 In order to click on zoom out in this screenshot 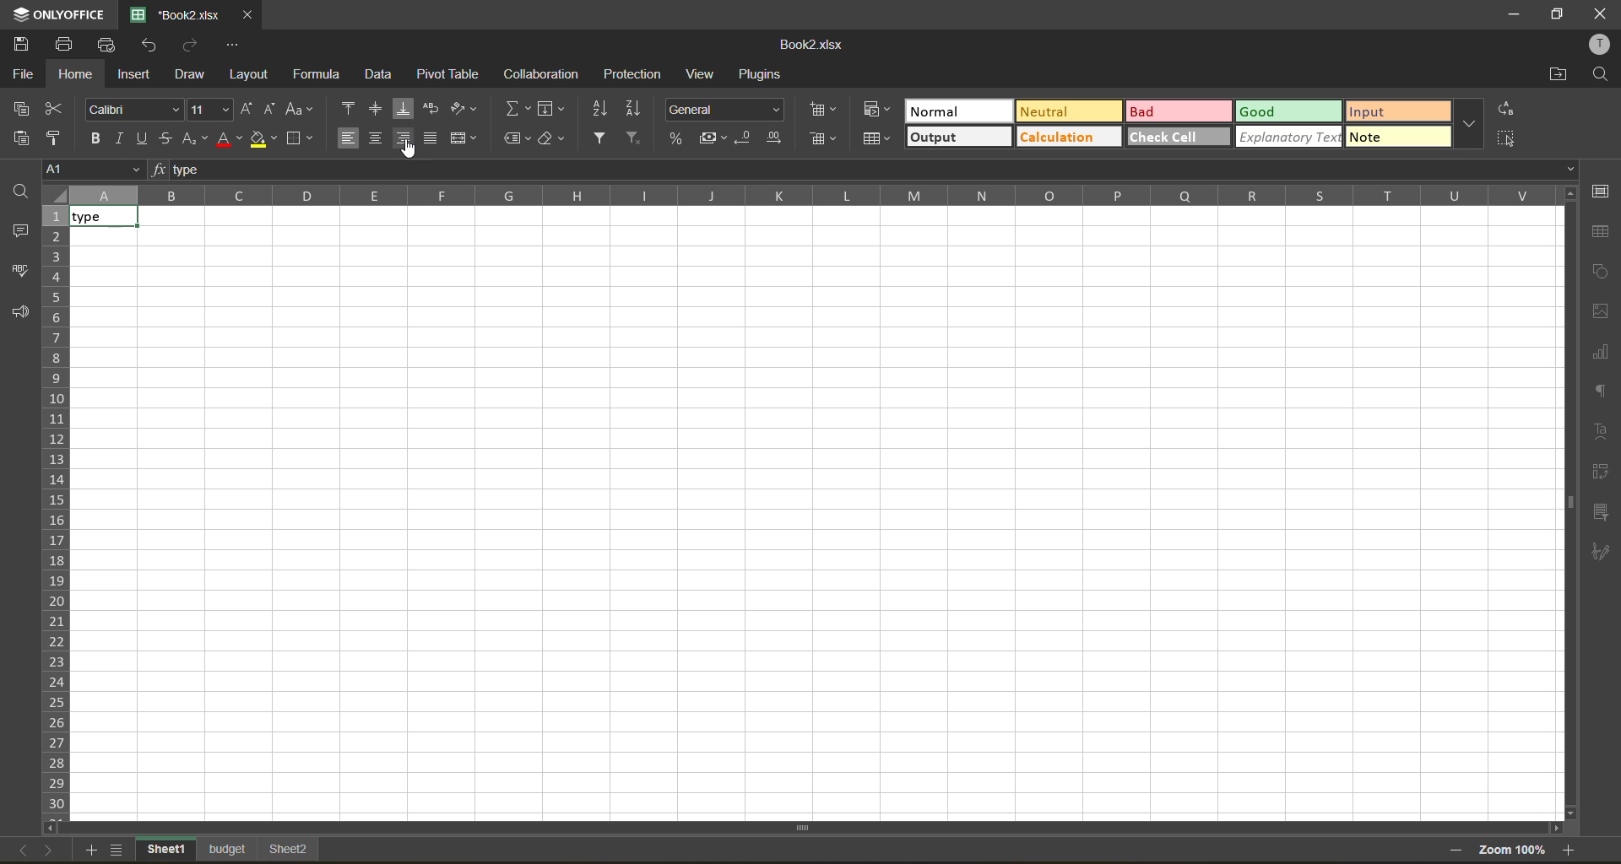, I will do `click(1453, 853)`.